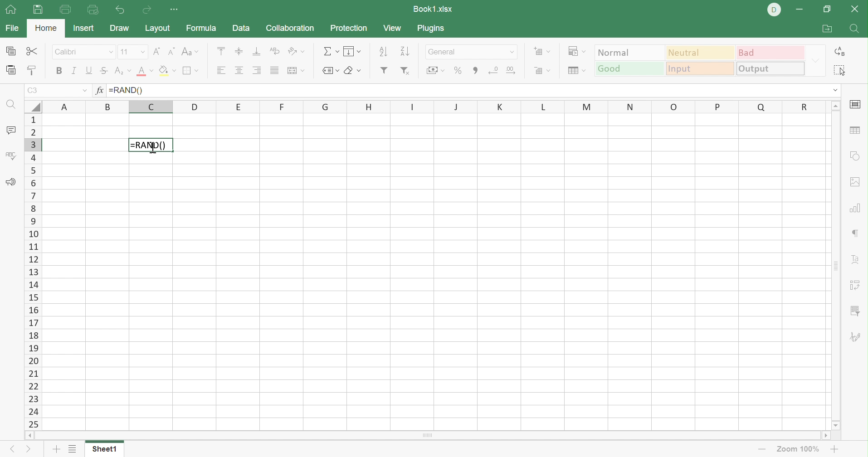 Image resolution: width=868 pixels, height=457 pixels. Describe the element at coordinates (74, 70) in the screenshot. I see `Italic` at that location.